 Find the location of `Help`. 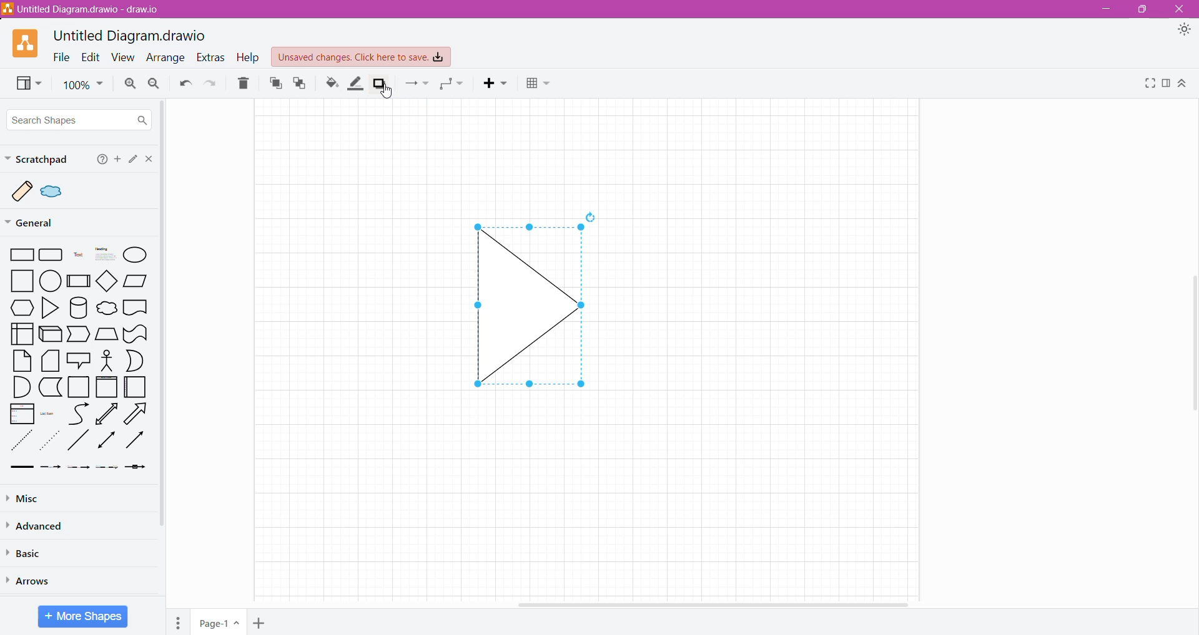

Help is located at coordinates (250, 57).